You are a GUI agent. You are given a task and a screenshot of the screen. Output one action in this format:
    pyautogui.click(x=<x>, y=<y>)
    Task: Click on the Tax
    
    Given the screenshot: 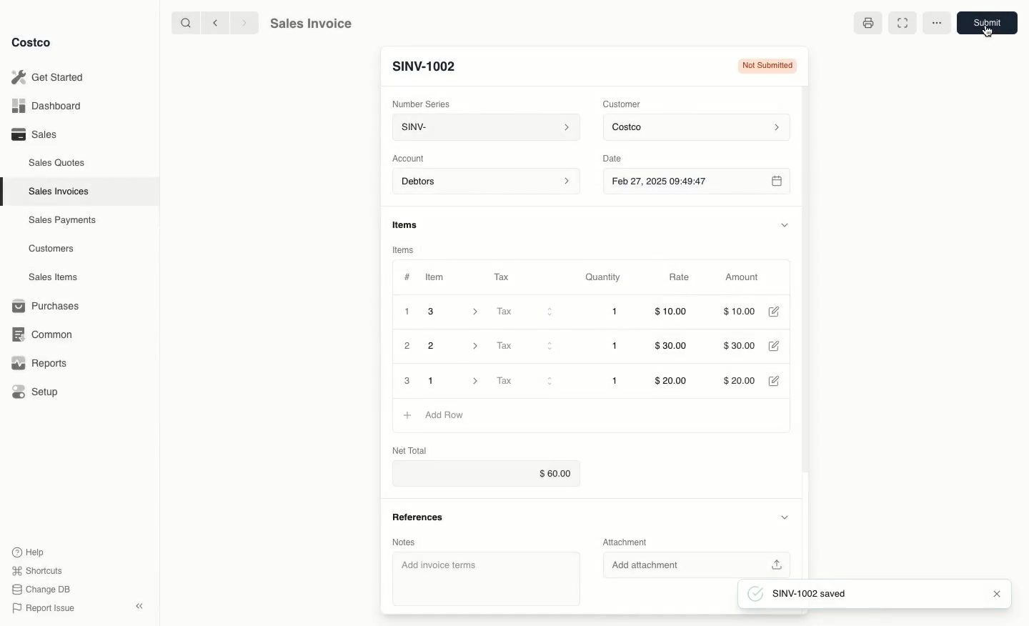 What is the action you would take?
    pyautogui.click(x=524, y=312)
    